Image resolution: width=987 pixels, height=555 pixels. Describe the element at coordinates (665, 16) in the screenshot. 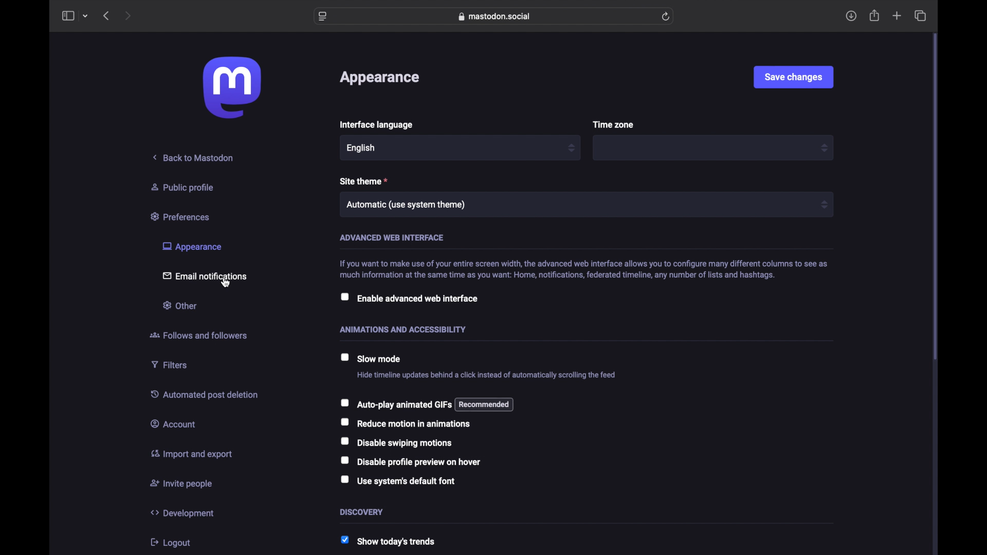

I see `refresh` at that location.